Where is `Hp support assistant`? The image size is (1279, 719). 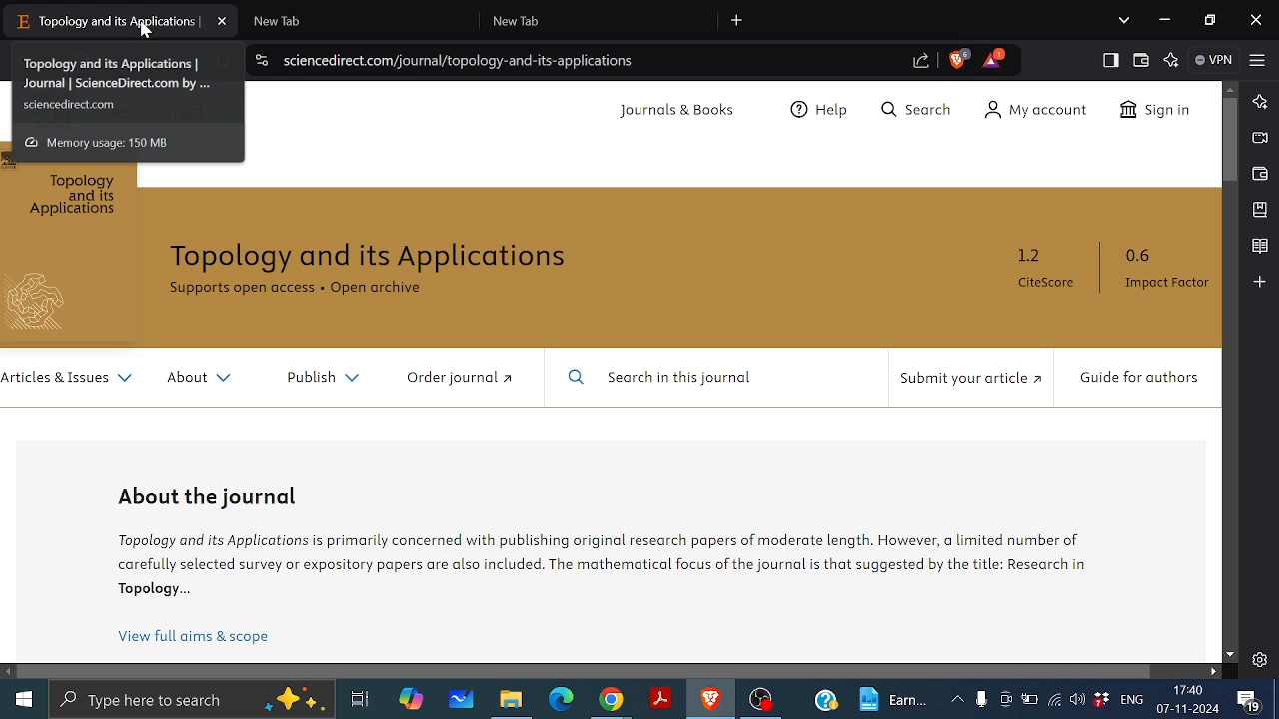
Hp support assistant is located at coordinates (826, 702).